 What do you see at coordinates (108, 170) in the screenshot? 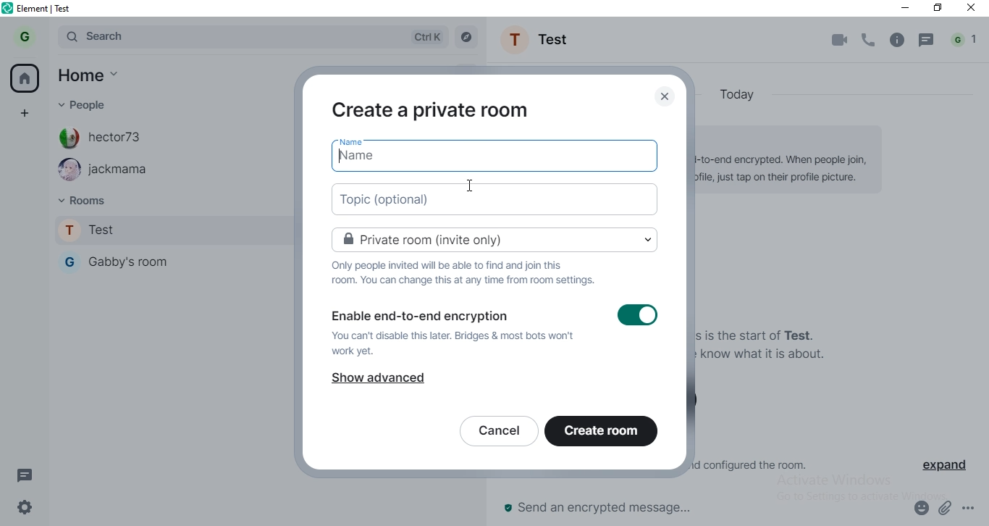
I see `jackmama` at bounding box center [108, 170].